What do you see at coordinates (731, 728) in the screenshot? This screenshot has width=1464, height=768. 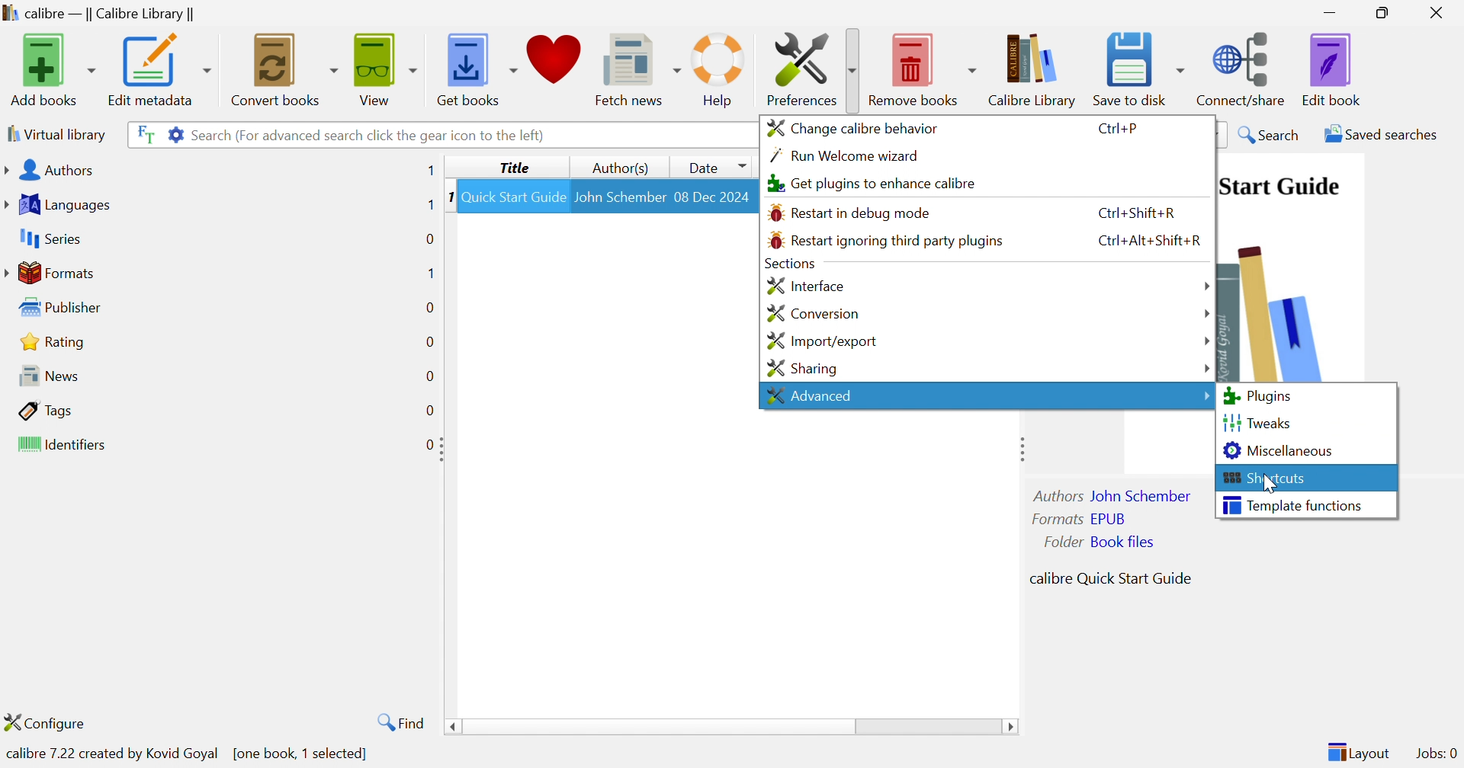 I see `scroll bar` at bounding box center [731, 728].